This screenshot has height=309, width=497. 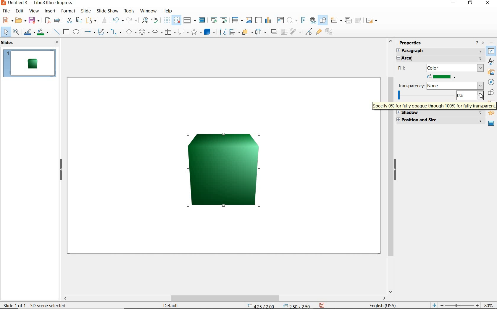 What do you see at coordinates (488, 3) in the screenshot?
I see `CLOSE` at bounding box center [488, 3].